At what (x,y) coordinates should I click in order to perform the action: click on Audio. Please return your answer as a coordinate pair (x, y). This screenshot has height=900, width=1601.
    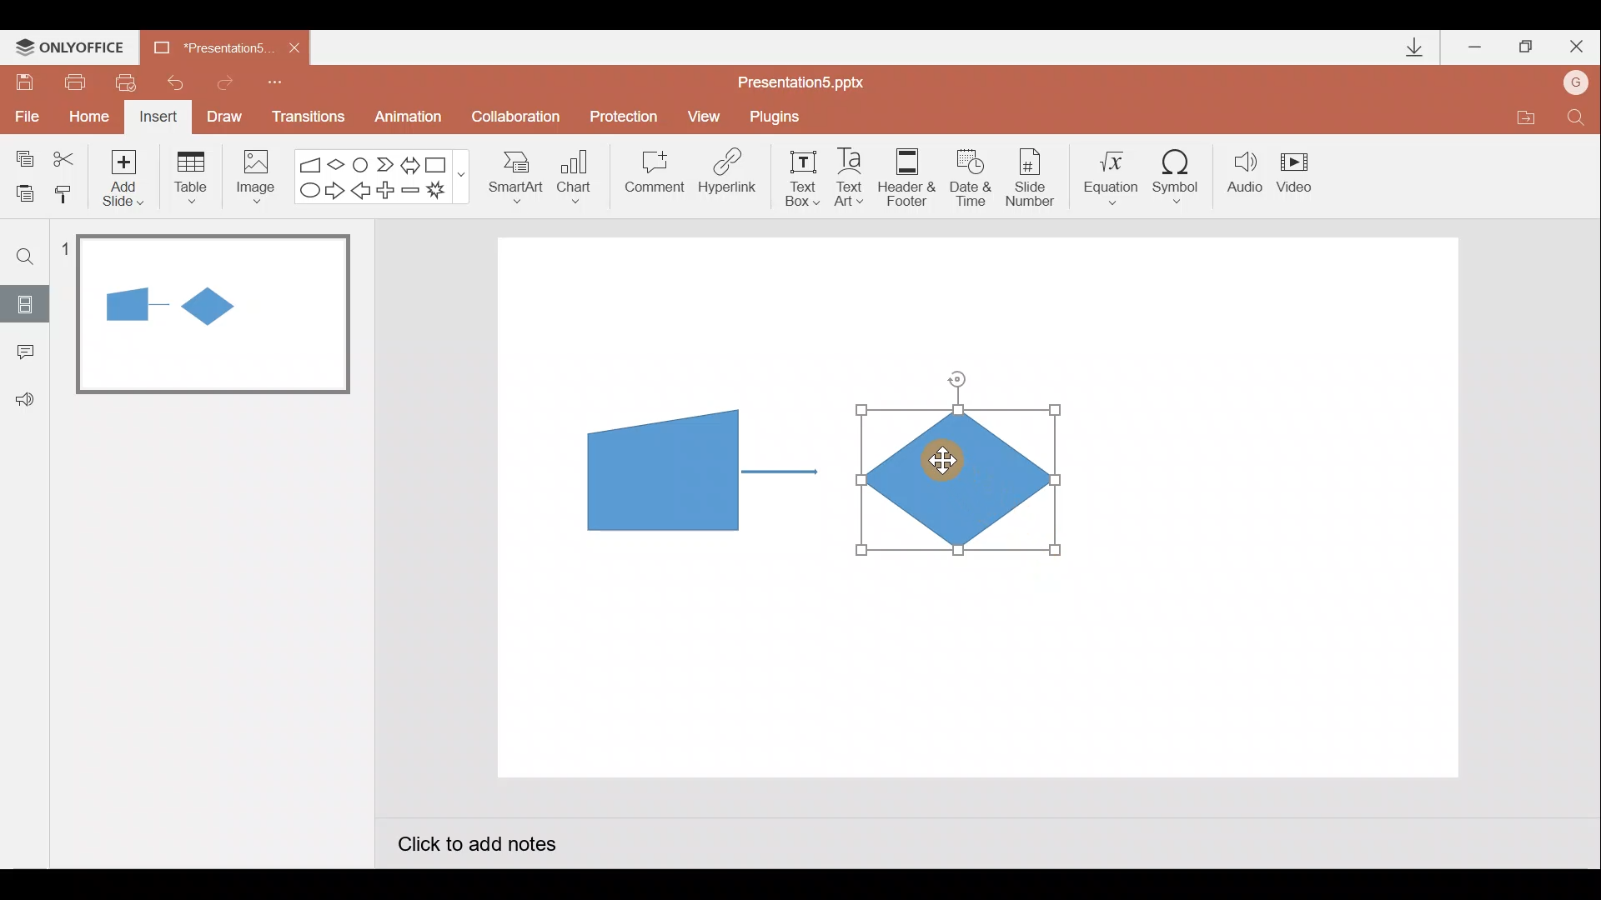
    Looking at the image, I should click on (1246, 176).